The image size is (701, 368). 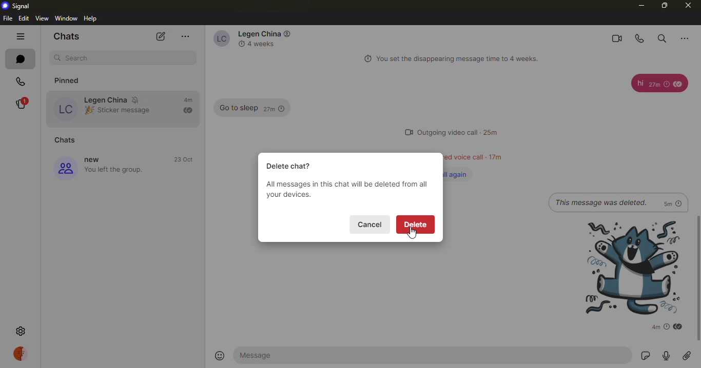 I want to click on time, so click(x=491, y=132).